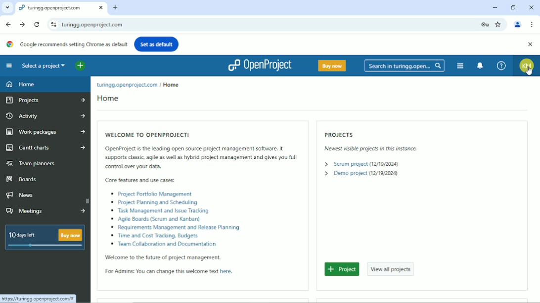 The height and width of the screenshot is (303, 540). What do you see at coordinates (531, 6) in the screenshot?
I see `Close` at bounding box center [531, 6].